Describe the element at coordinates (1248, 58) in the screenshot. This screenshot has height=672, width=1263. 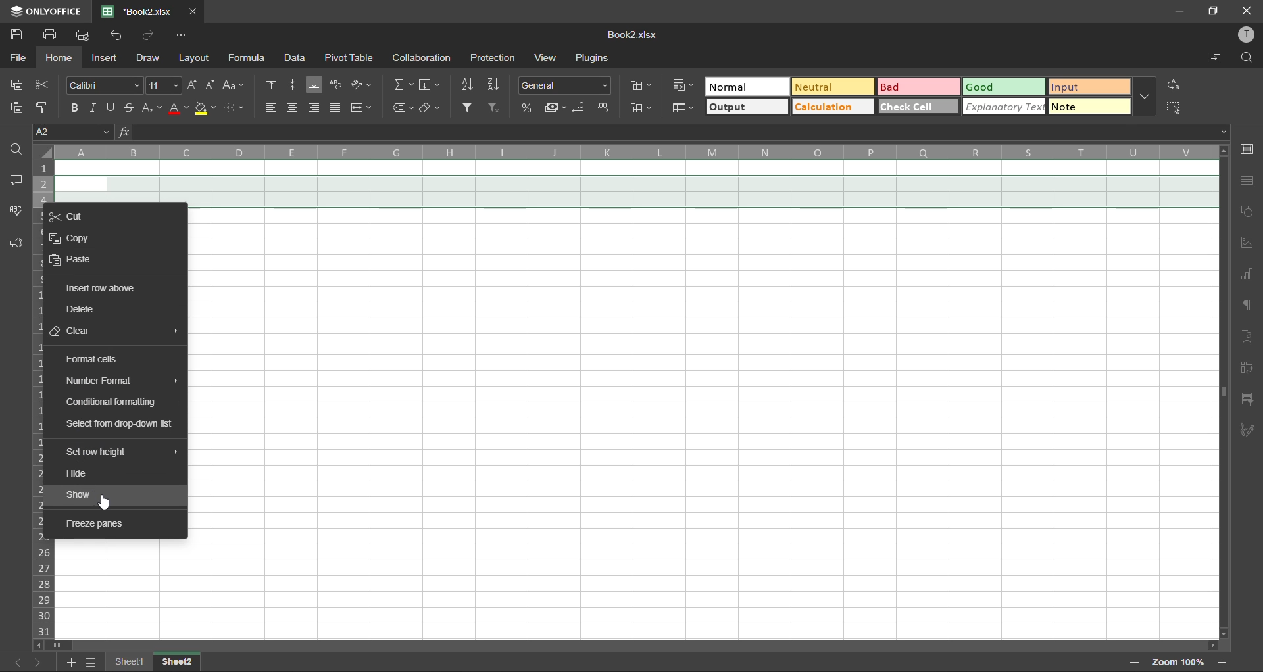
I see `find` at that location.